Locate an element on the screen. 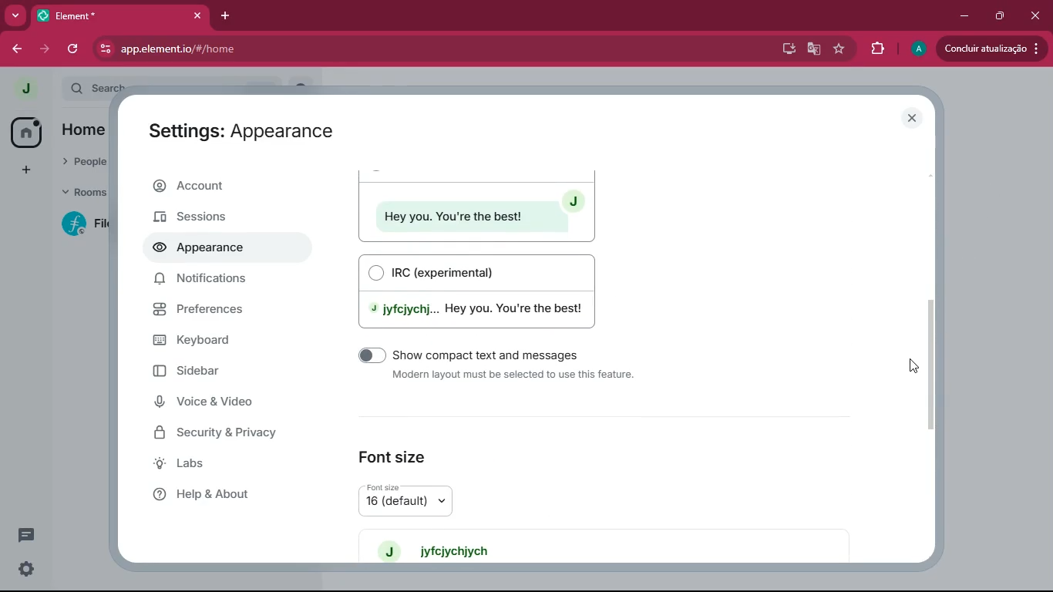  settings is located at coordinates (23, 570).